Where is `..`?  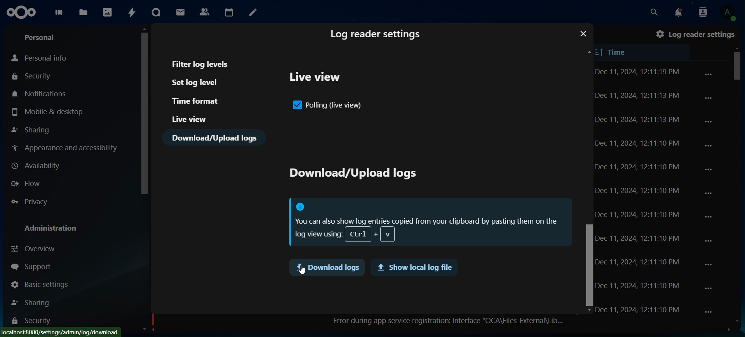
.. is located at coordinates (708, 74).